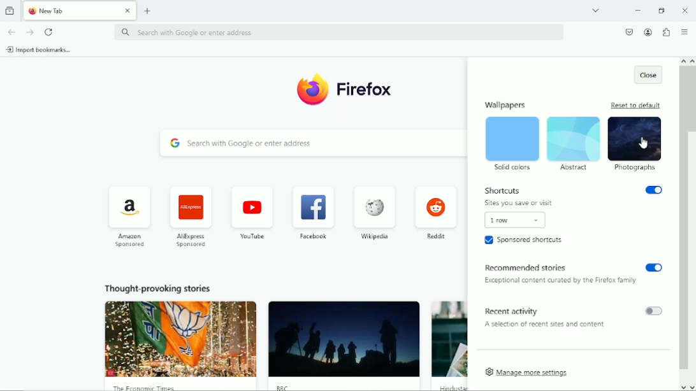  What do you see at coordinates (573, 309) in the screenshot?
I see `Recent activity` at bounding box center [573, 309].